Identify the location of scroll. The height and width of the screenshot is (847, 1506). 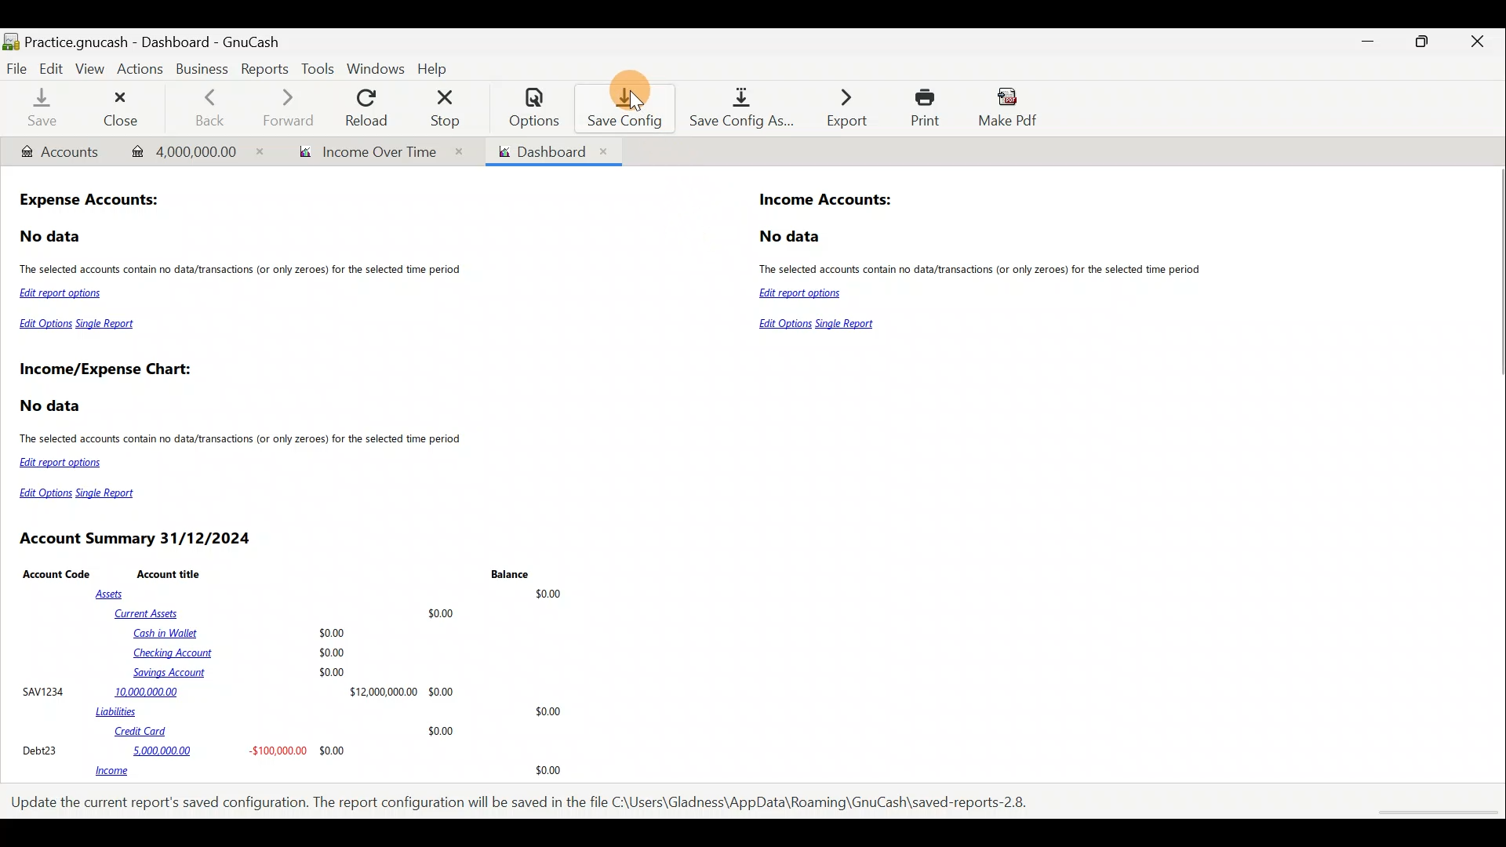
(1435, 813).